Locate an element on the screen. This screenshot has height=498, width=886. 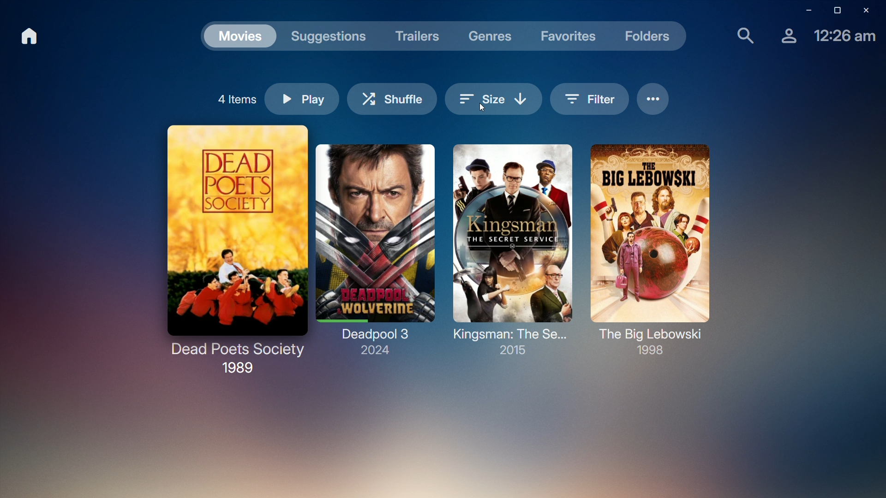
Shuffle is located at coordinates (393, 96).